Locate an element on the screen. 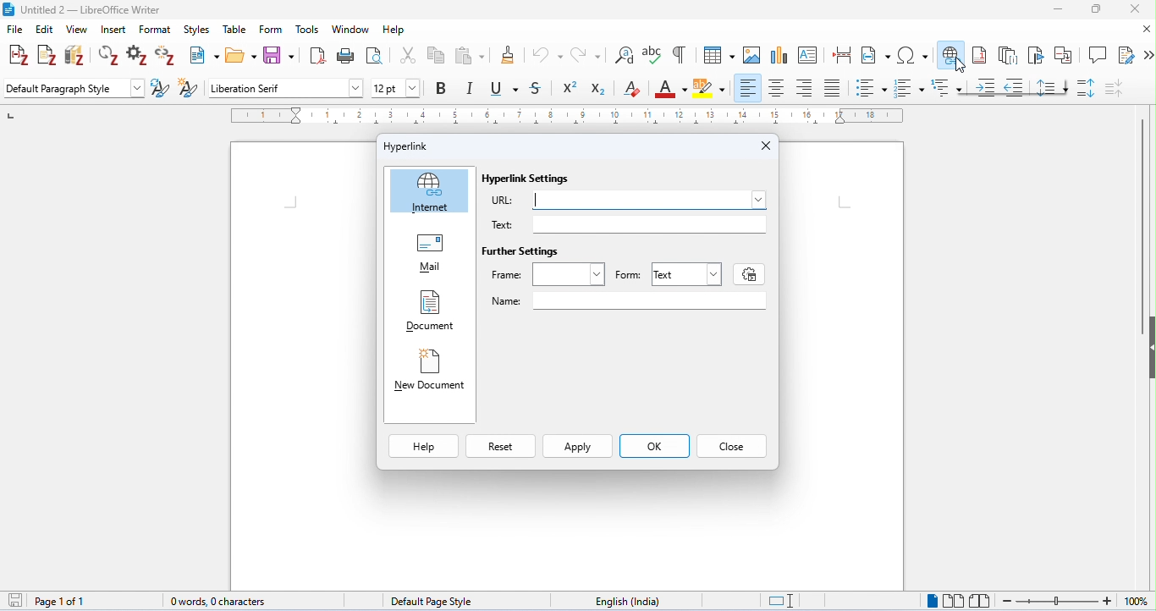 This screenshot has width=1156, height=611. show track changes function is located at coordinates (1127, 54).